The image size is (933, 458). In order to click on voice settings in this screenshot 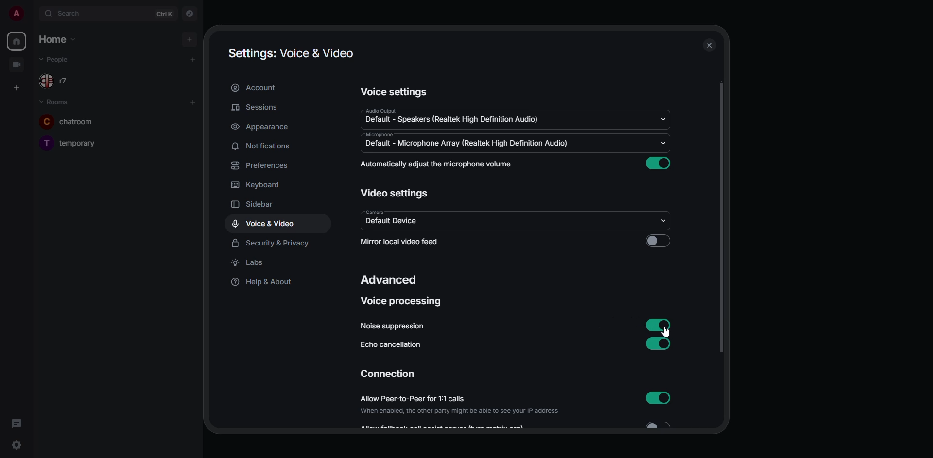, I will do `click(394, 92)`.